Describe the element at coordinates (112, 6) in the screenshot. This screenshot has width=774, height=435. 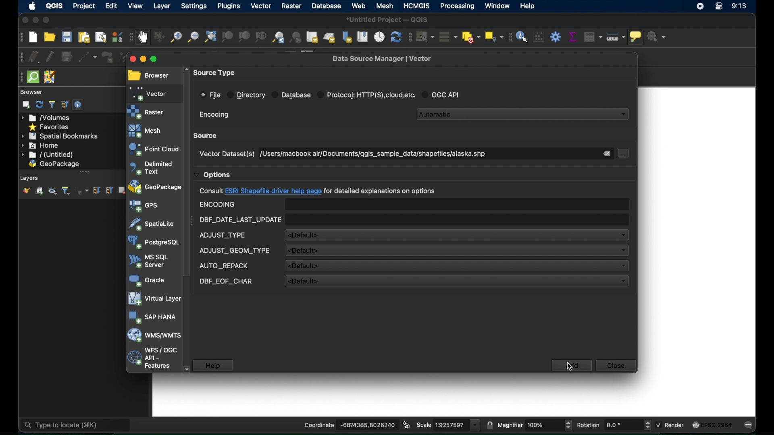
I see `edit` at that location.